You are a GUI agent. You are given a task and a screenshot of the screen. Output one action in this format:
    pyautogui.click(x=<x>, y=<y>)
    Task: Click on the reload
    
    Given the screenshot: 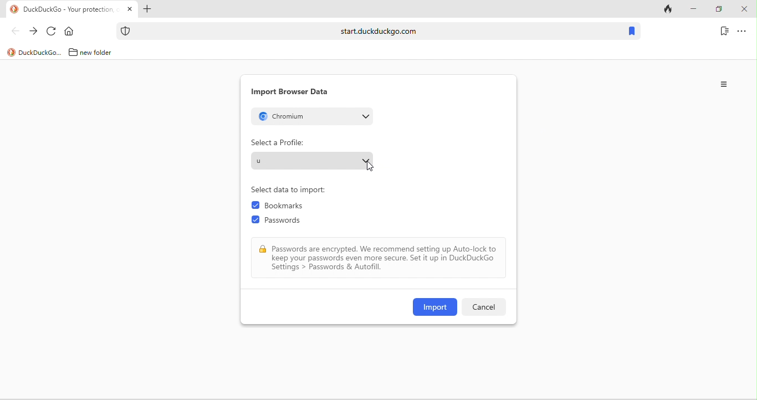 What is the action you would take?
    pyautogui.click(x=52, y=32)
    